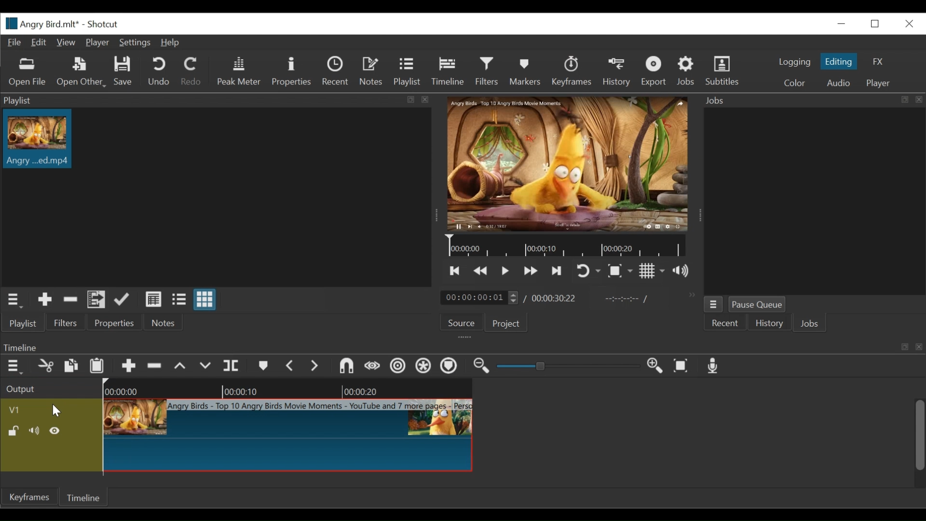 The image size is (926, 521). What do you see at coordinates (80, 72) in the screenshot?
I see `Open Other` at bounding box center [80, 72].